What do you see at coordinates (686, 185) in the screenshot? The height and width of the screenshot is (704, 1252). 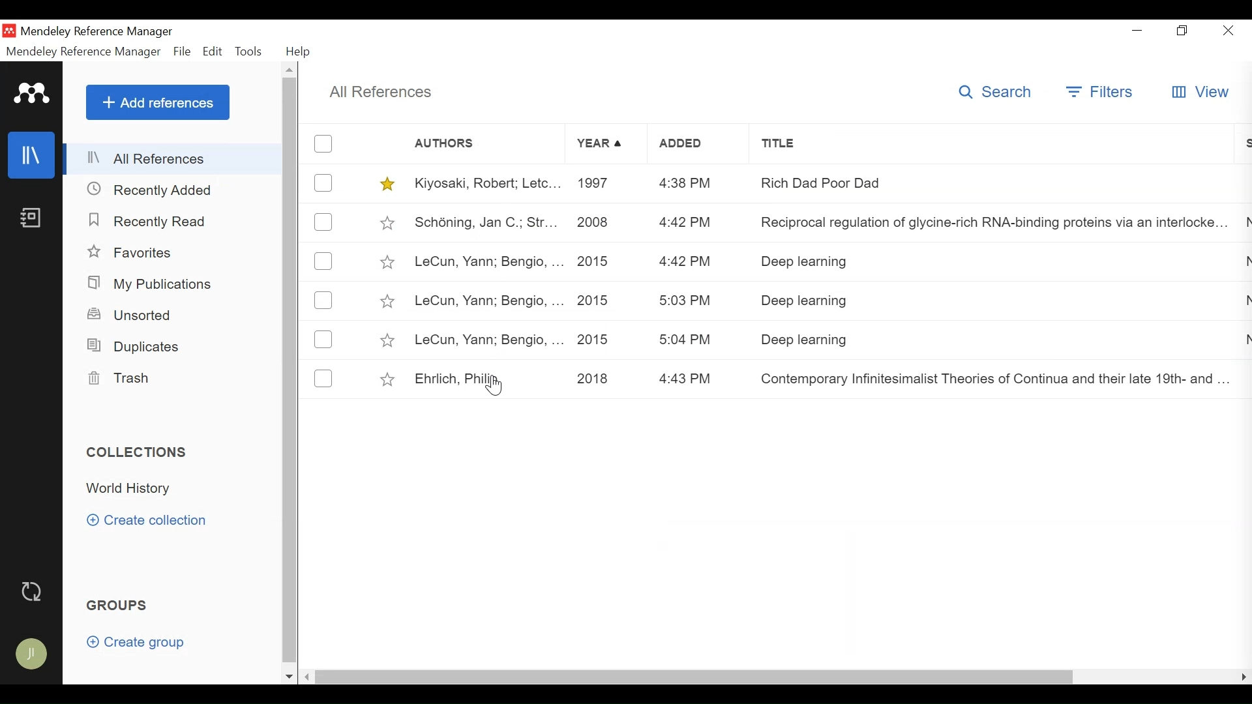 I see `4:38 PM` at bounding box center [686, 185].